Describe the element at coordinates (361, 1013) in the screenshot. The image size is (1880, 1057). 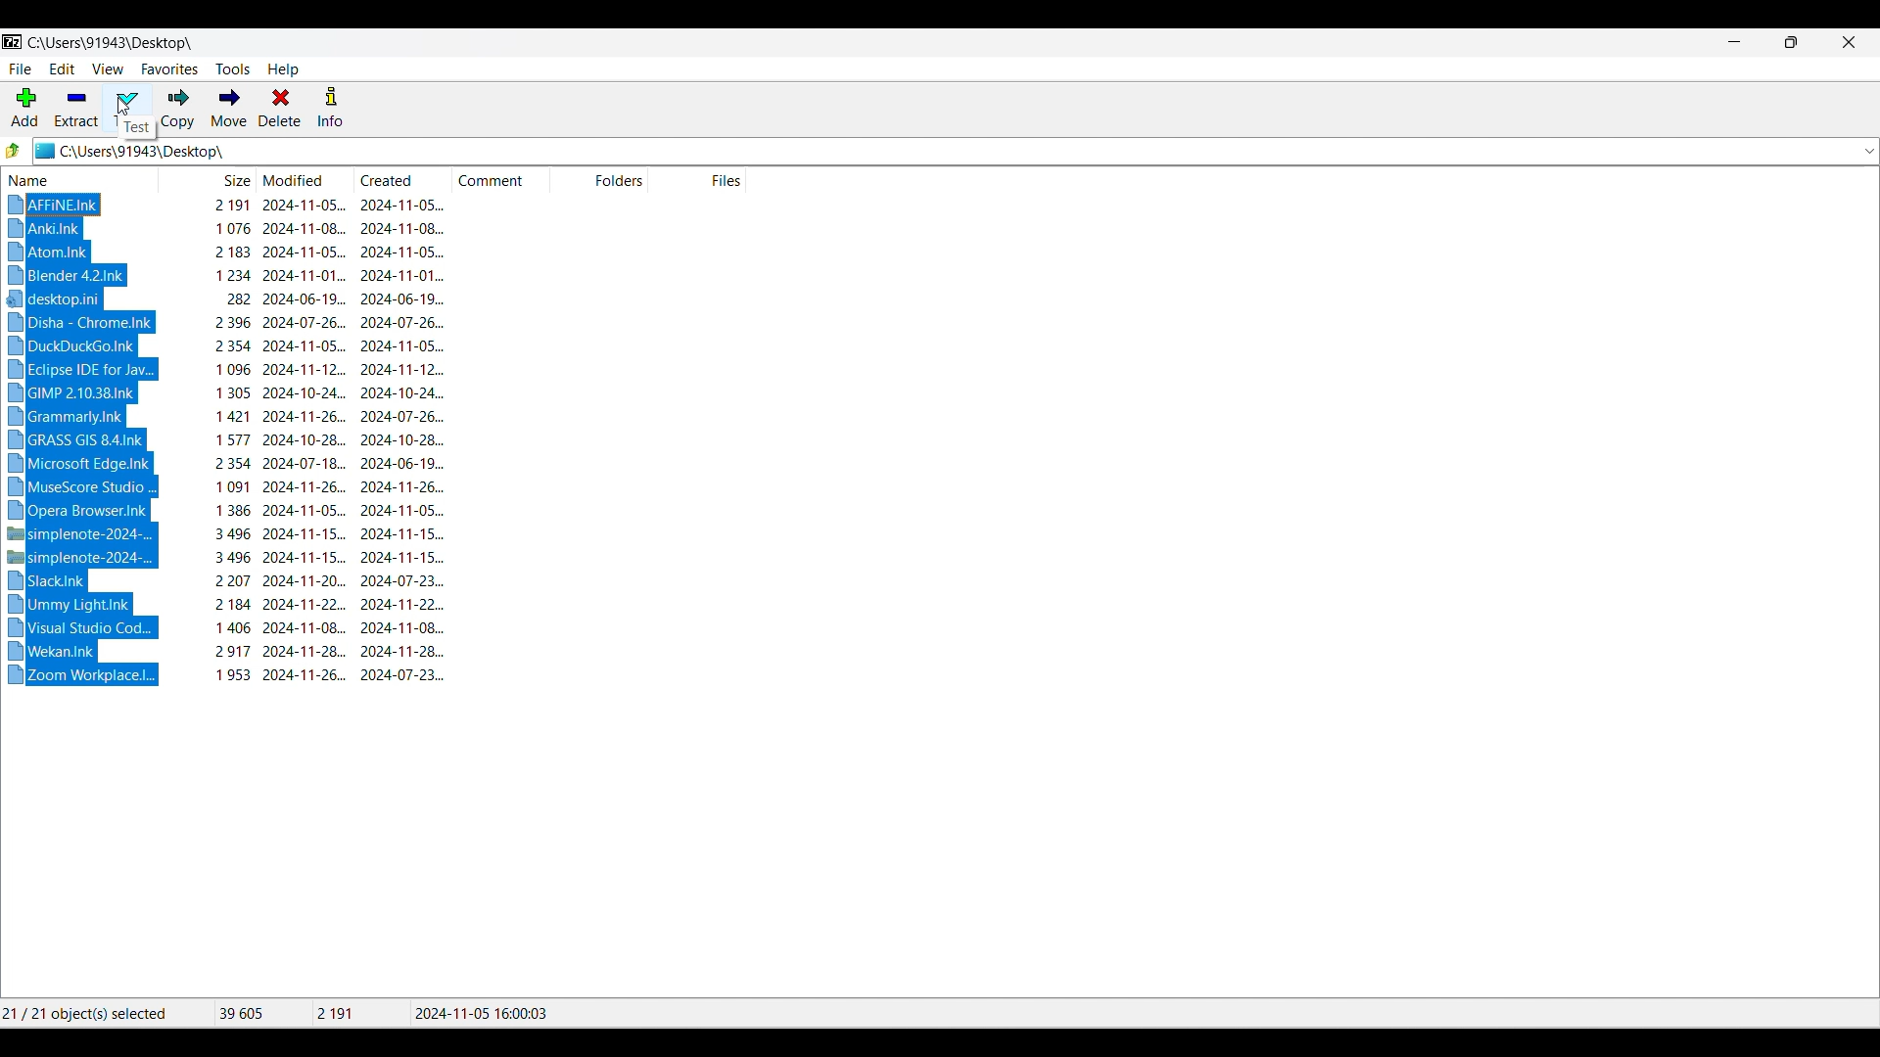
I see `File size of first file in folder` at that location.